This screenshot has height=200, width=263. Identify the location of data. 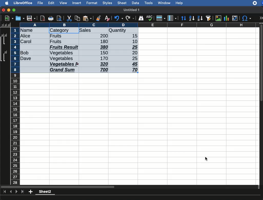
(135, 3).